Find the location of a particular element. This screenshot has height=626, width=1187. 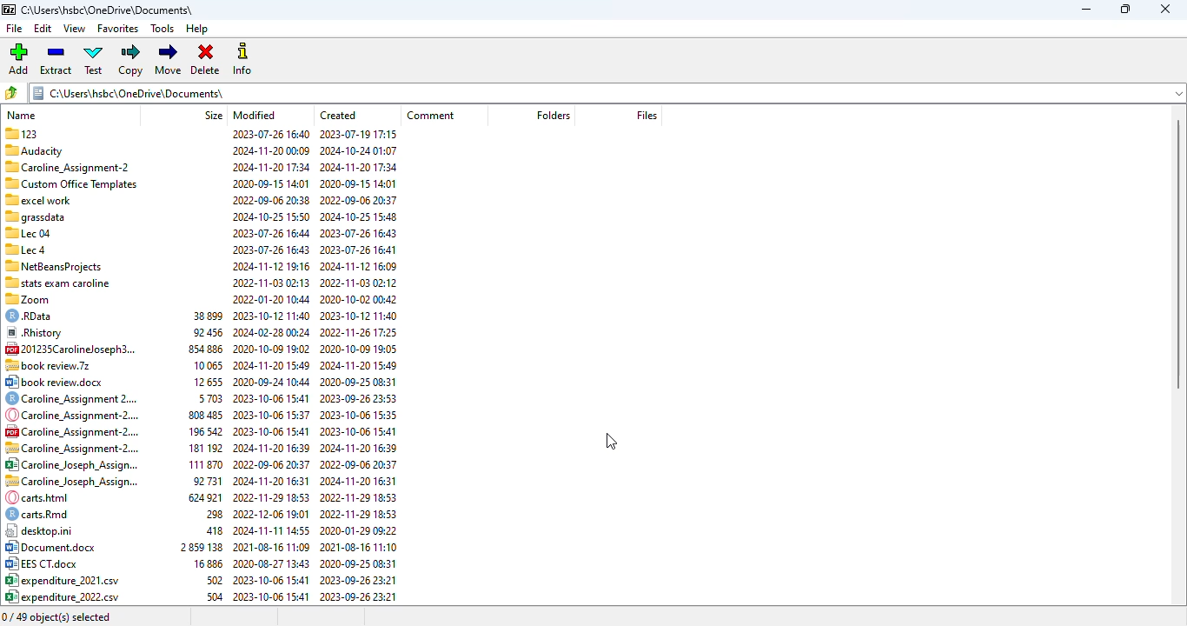

browse folders is located at coordinates (11, 93).